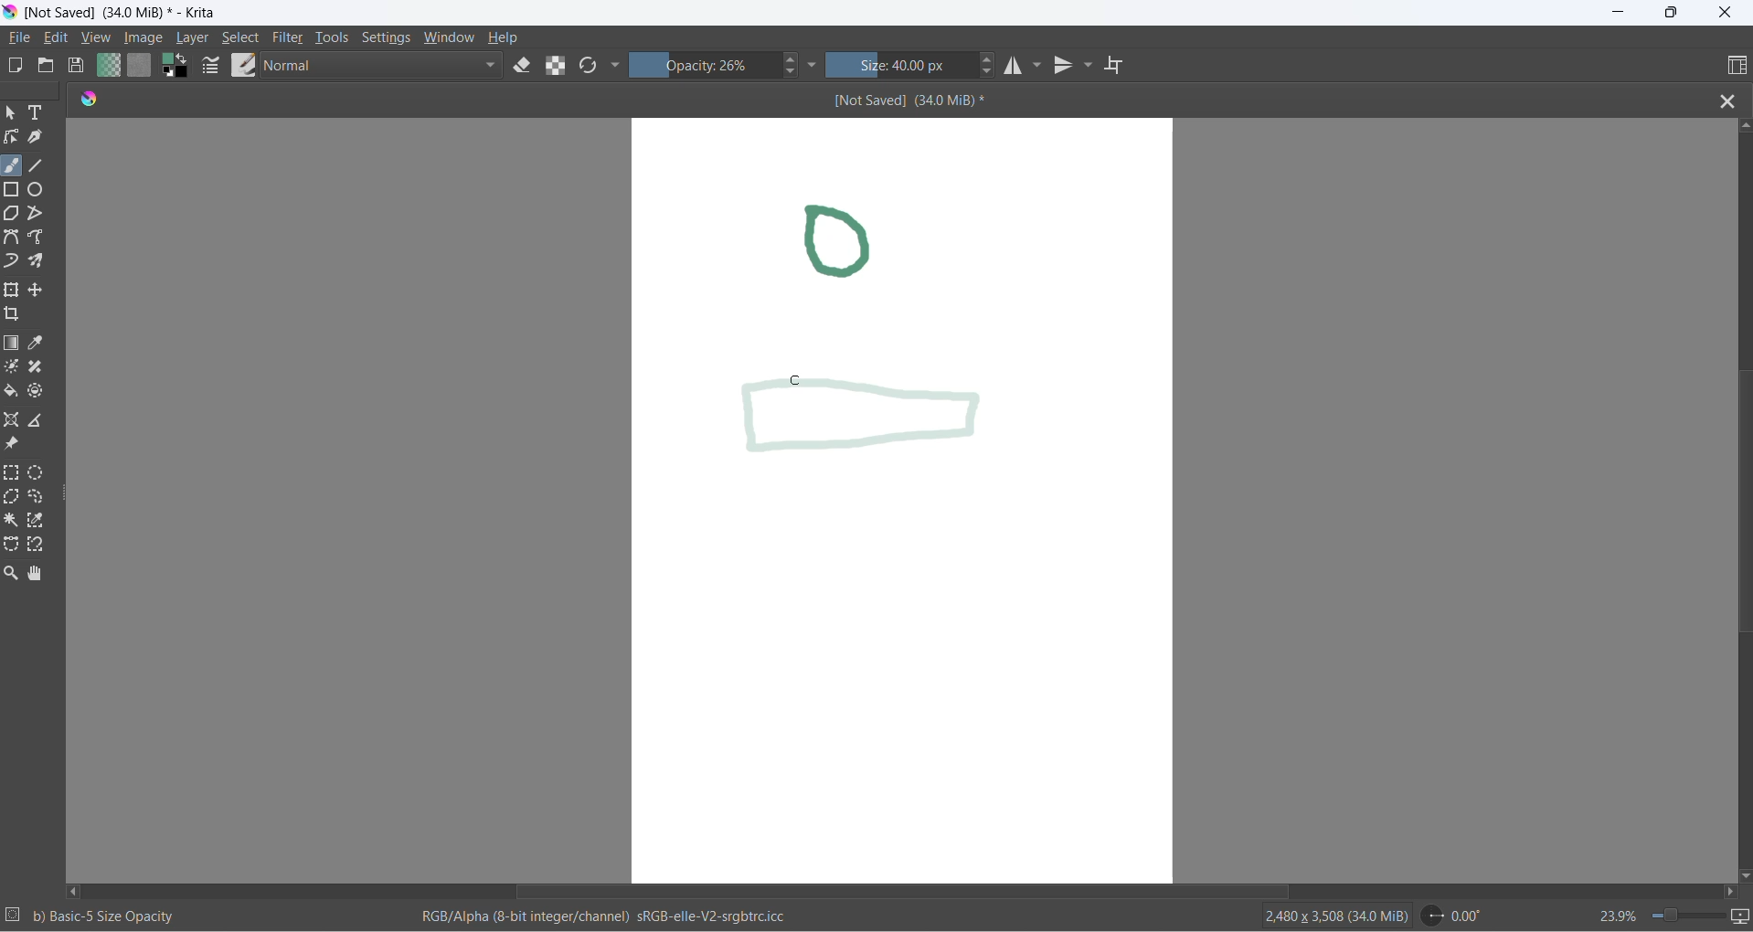 This screenshot has height=932, width=1753. Describe the element at coordinates (67, 492) in the screenshot. I see `resize` at that location.